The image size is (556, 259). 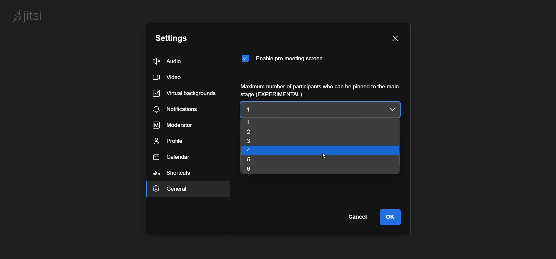 What do you see at coordinates (358, 217) in the screenshot?
I see `cancel` at bounding box center [358, 217].